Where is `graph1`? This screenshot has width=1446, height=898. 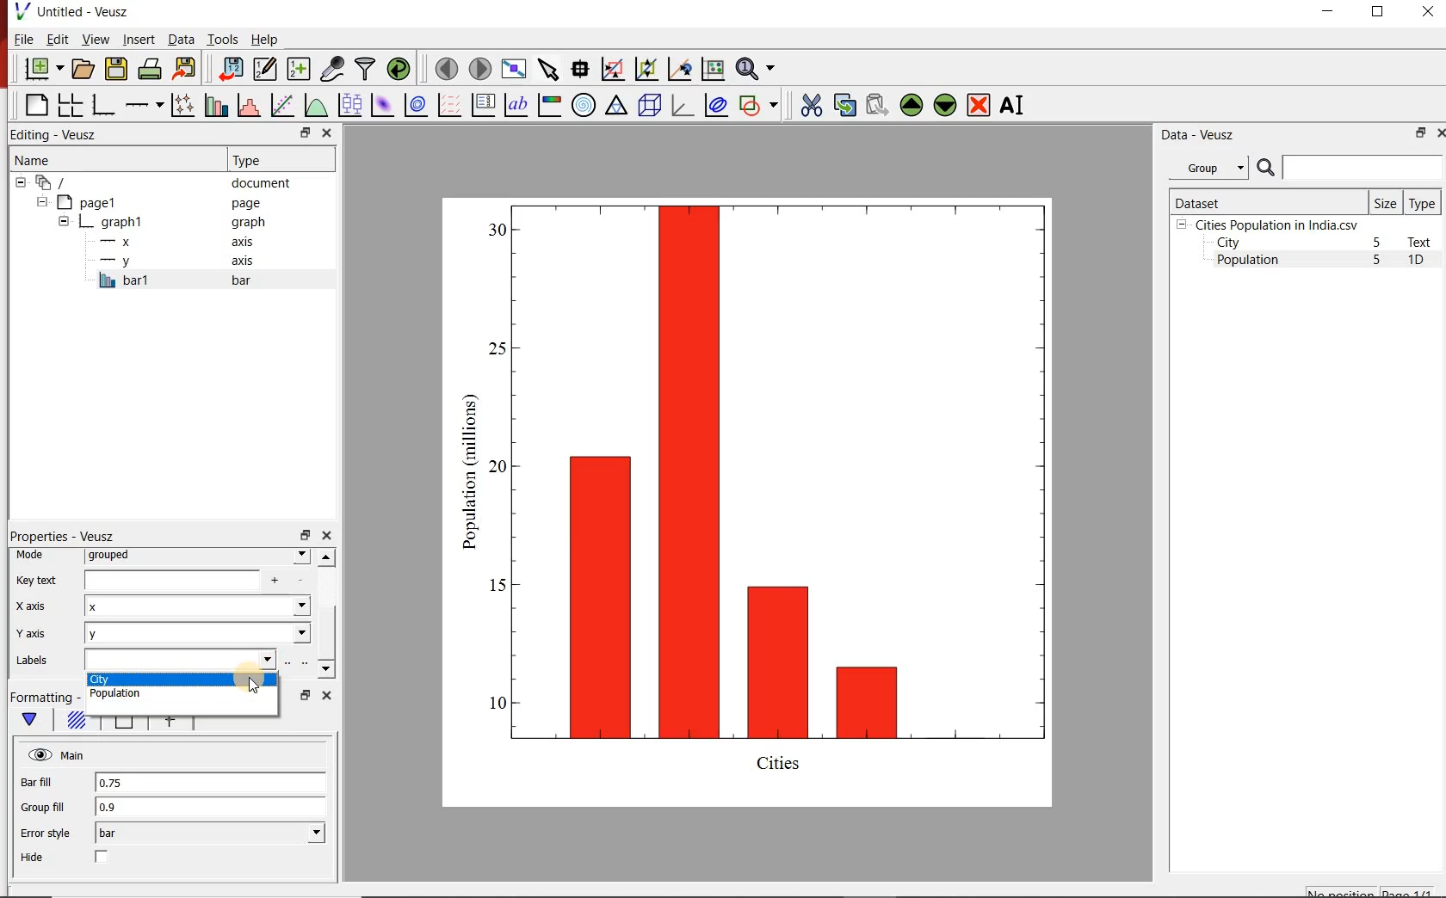
graph1 is located at coordinates (164, 222).